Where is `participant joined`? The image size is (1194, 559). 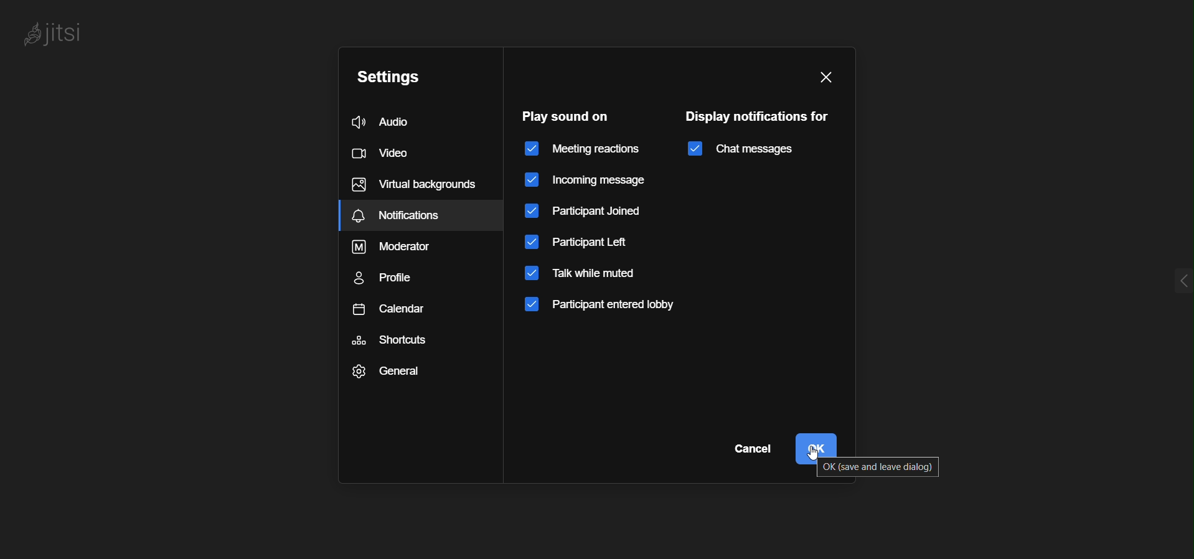
participant joined is located at coordinates (592, 211).